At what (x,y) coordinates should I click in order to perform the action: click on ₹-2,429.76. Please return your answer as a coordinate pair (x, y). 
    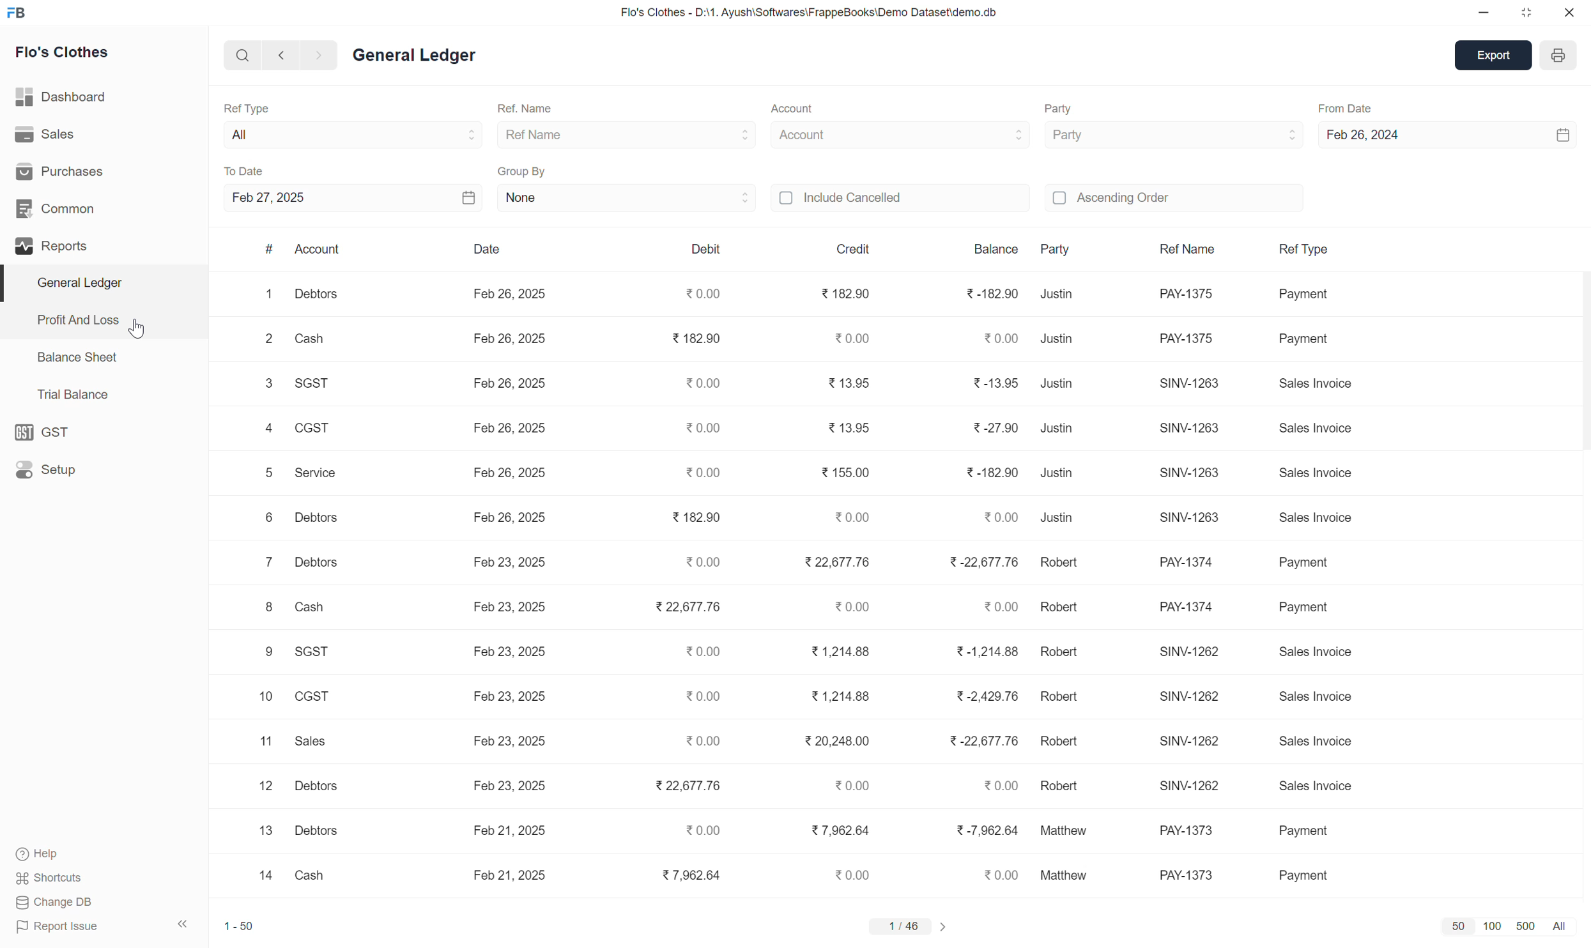
    Looking at the image, I should click on (985, 700).